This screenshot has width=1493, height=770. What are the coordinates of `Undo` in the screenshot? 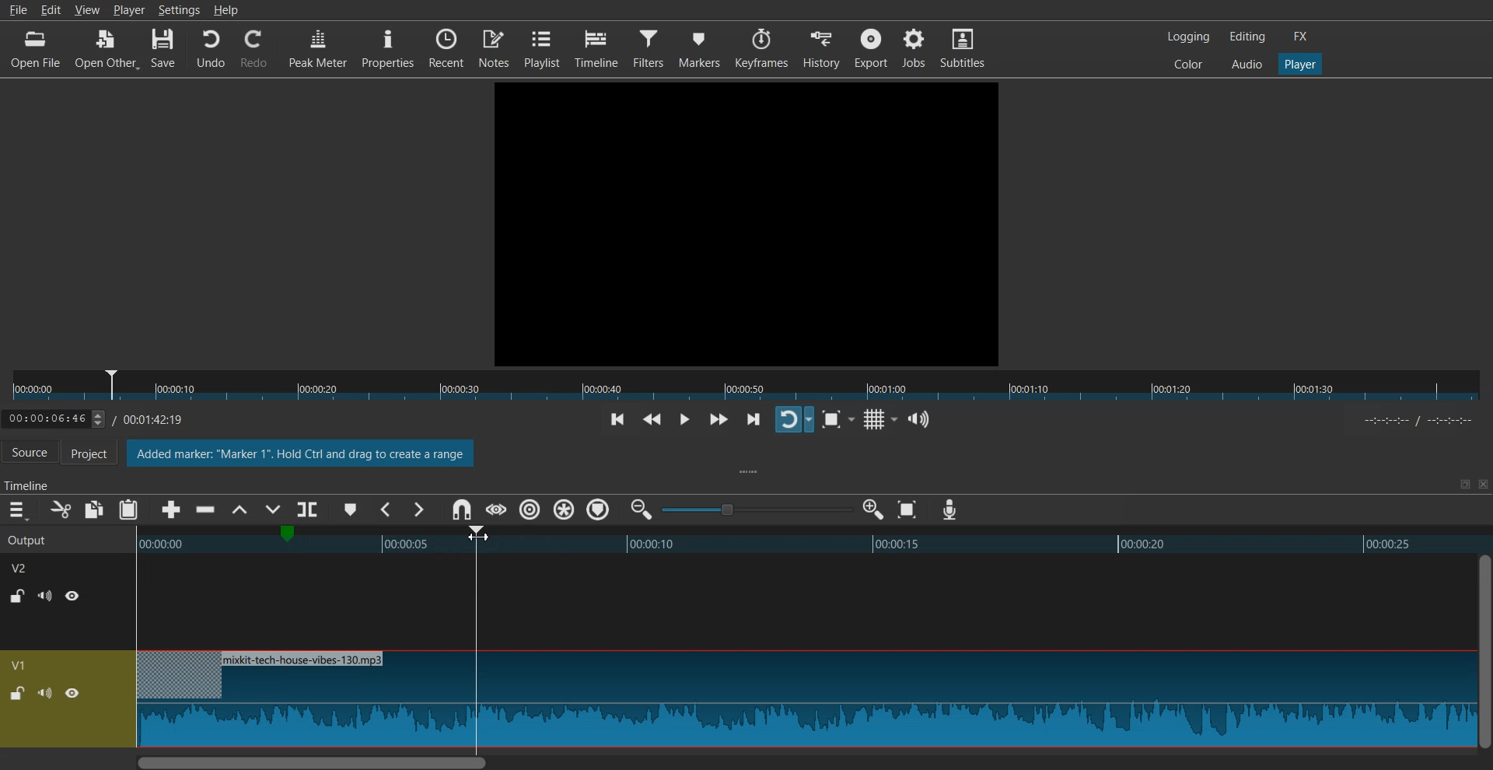 It's located at (211, 49).